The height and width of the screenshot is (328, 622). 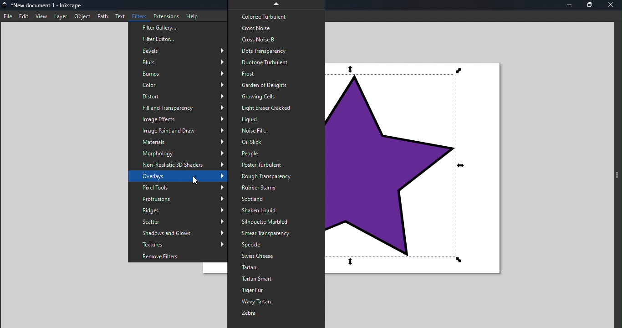 I want to click on Poster turbulent, so click(x=275, y=165).